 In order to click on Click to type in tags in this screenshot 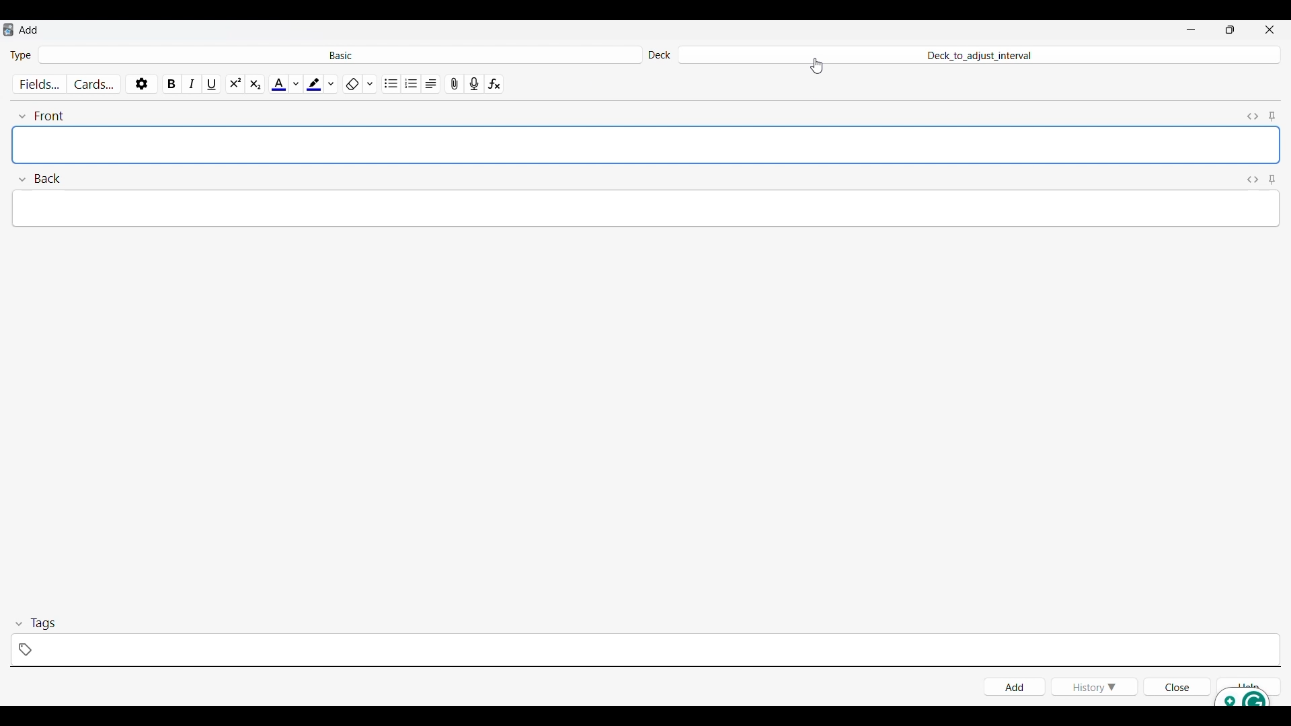, I will do `click(645, 650)`.